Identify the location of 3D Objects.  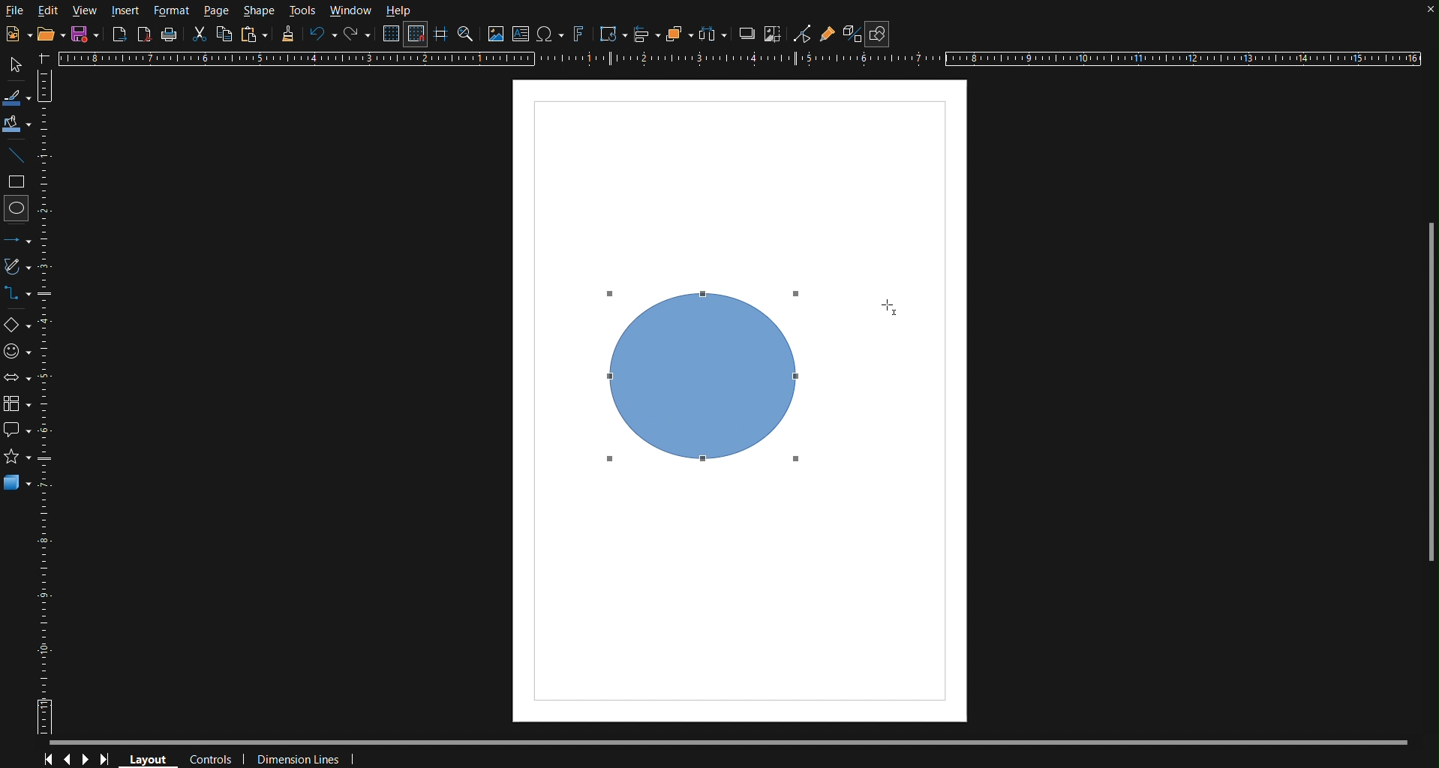
(22, 484).